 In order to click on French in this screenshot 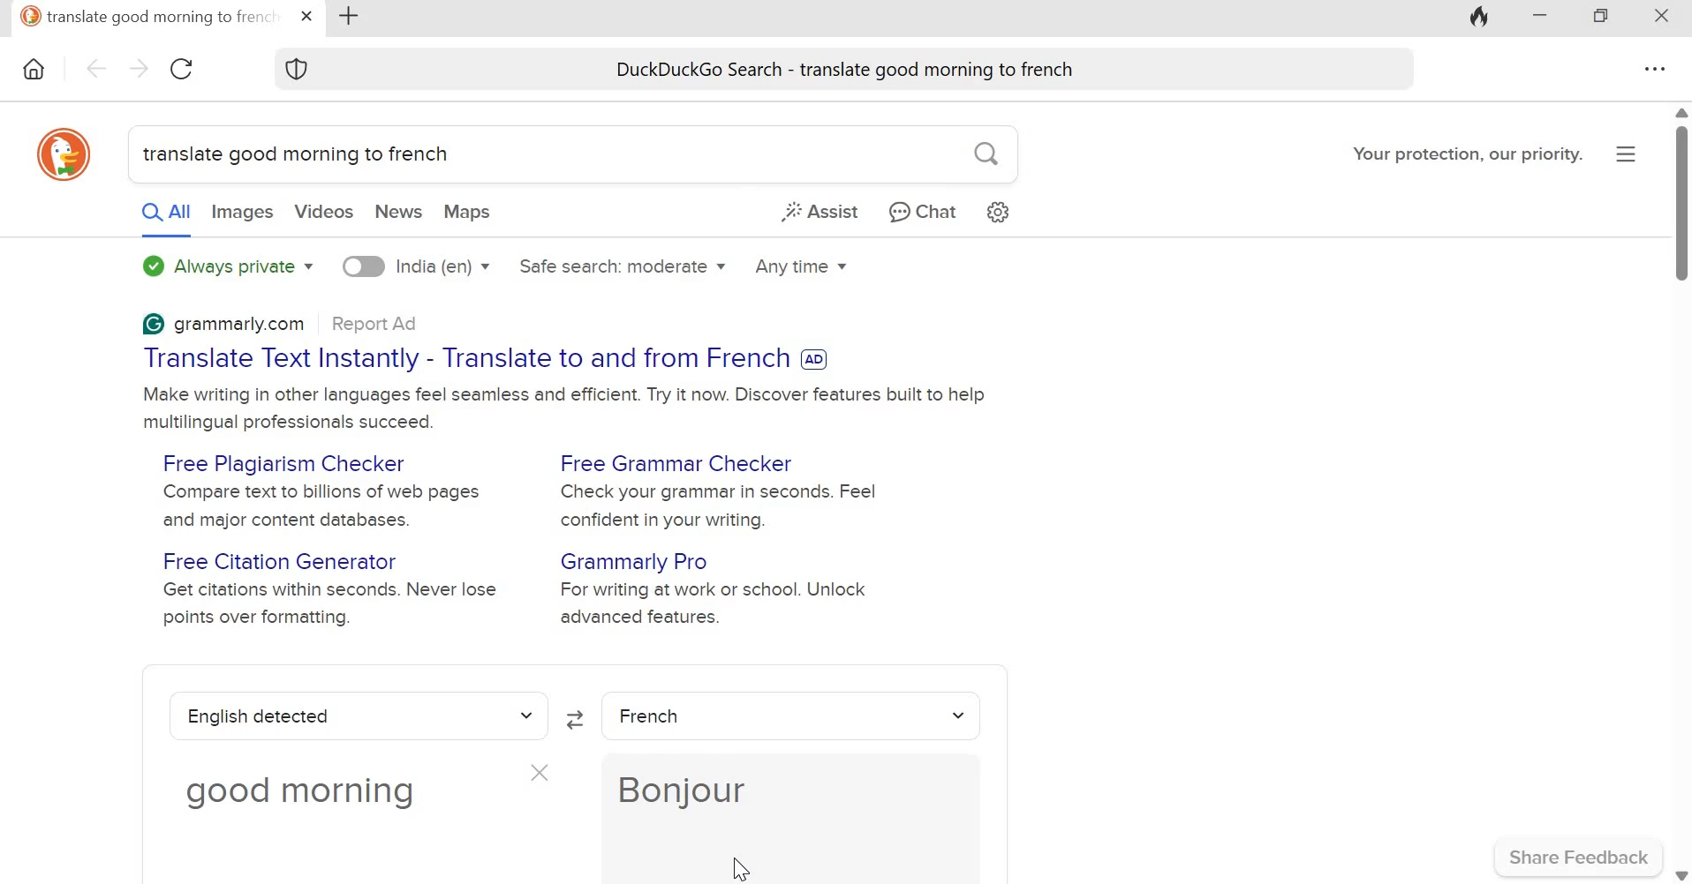, I will do `click(789, 716)`.